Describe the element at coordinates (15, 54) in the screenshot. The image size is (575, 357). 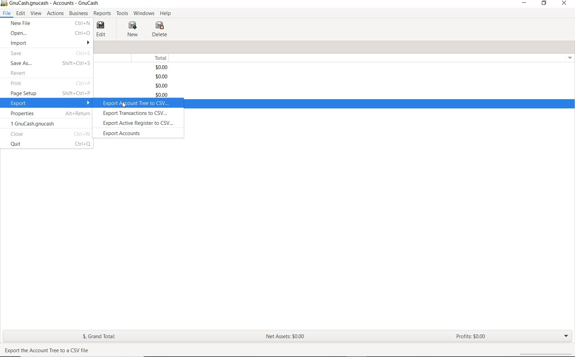
I see `SAVE` at that location.